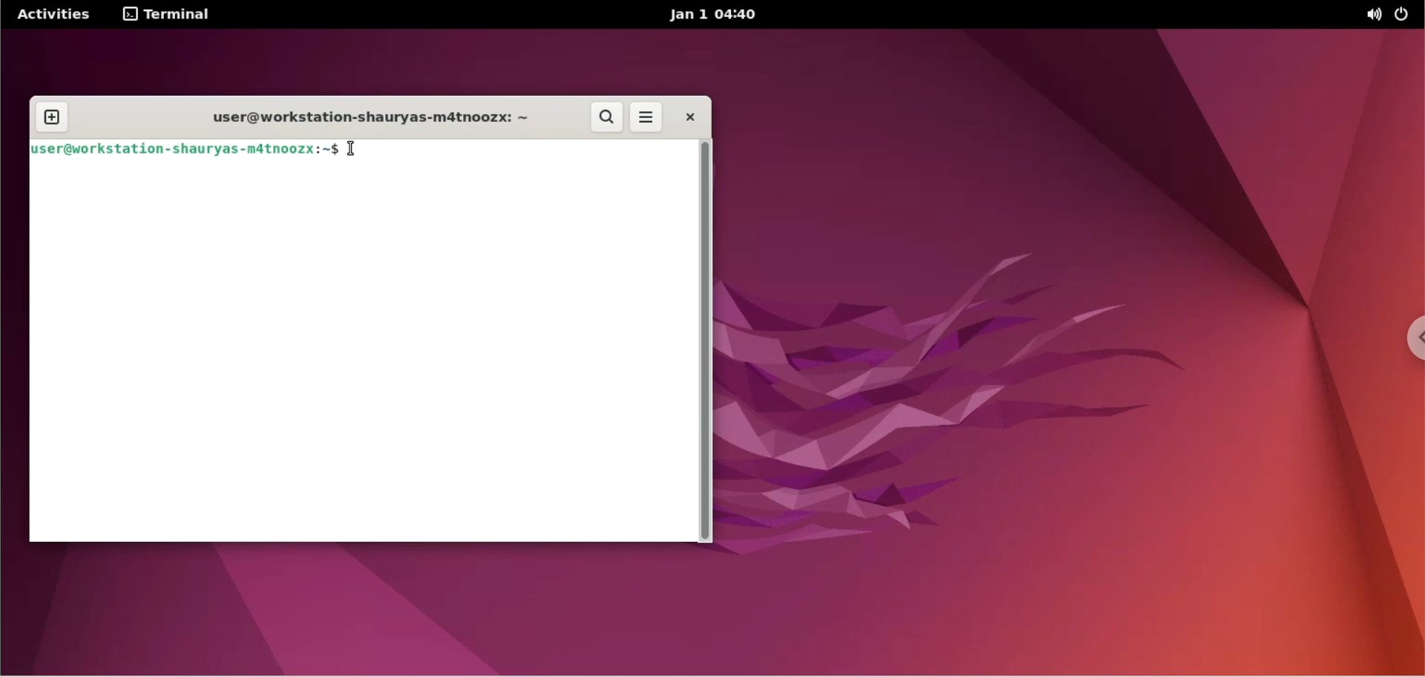  Describe the element at coordinates (53, 119) in the screenshot. I see `new tab` at that location.